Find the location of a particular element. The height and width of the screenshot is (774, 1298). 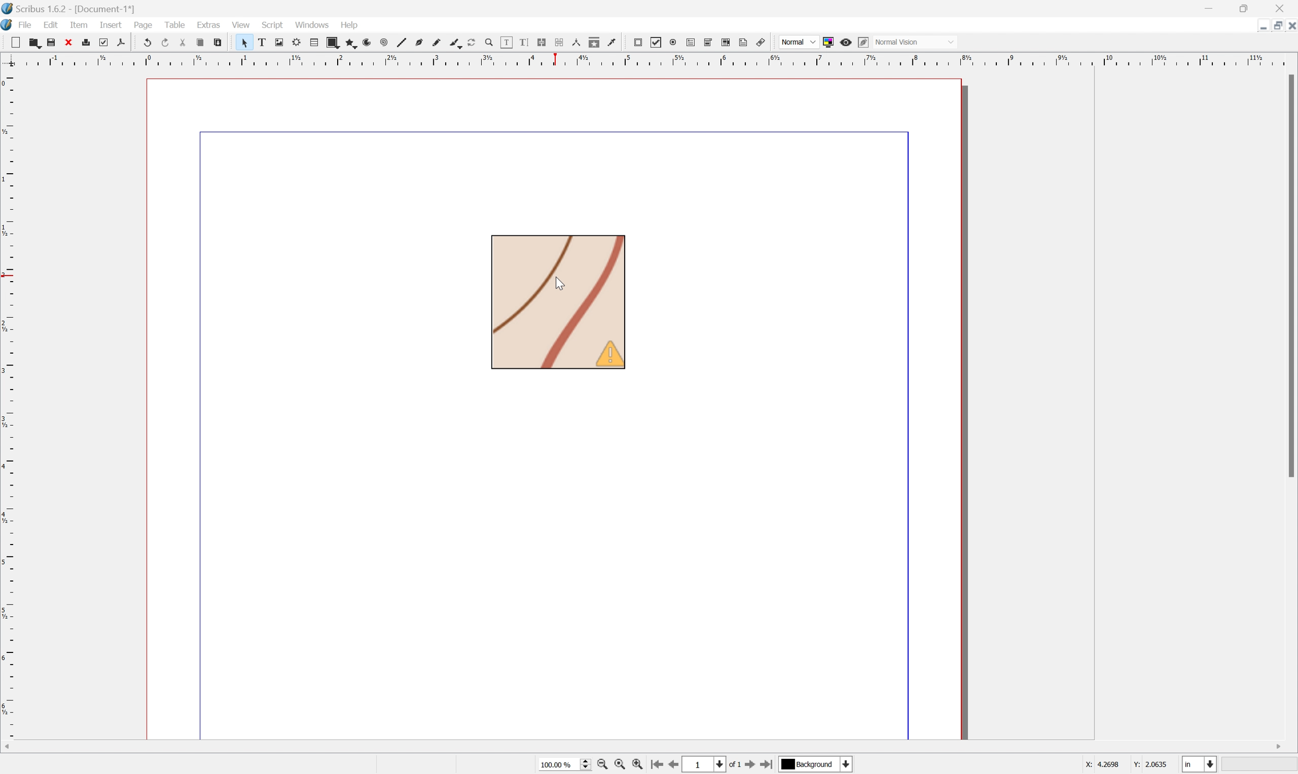

Text frame is located at coordinates (267, 42).